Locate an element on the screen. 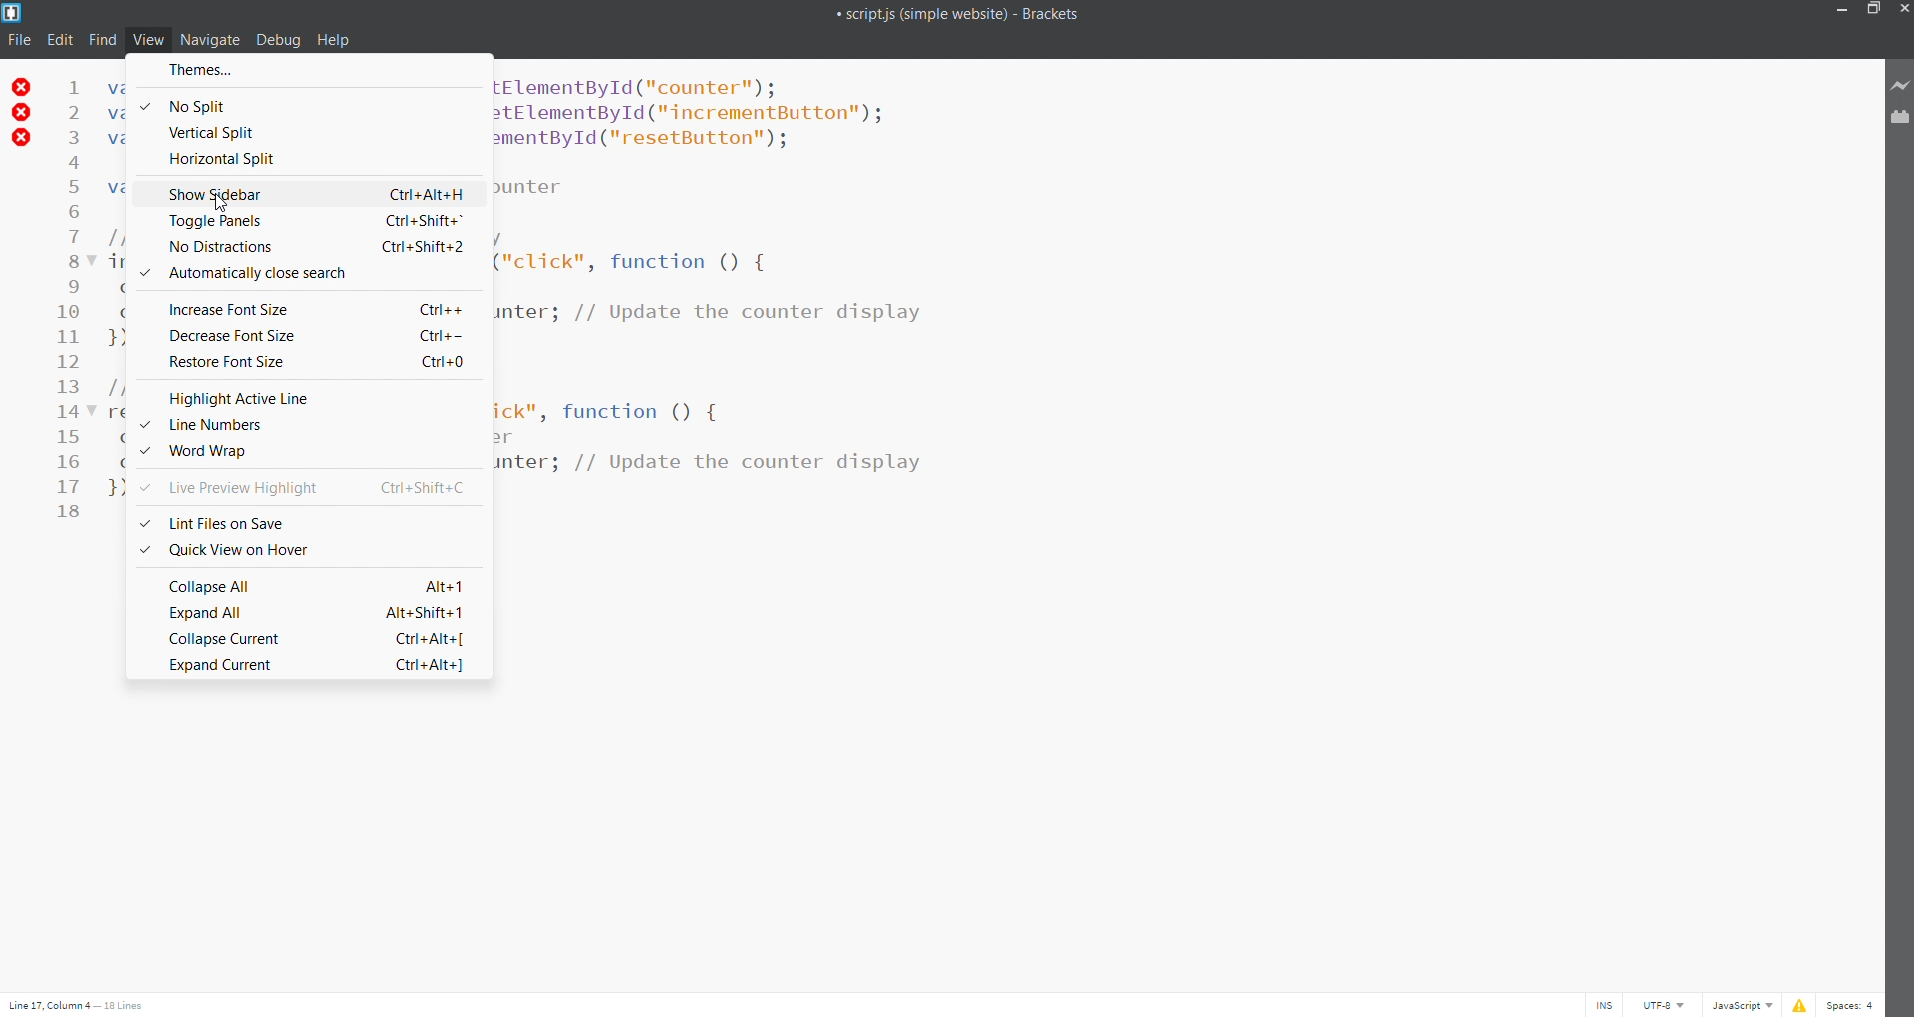 Image resolution: width=1914 pixels, height=1017 pixels. collapse current is located at coordinates (322, 636).